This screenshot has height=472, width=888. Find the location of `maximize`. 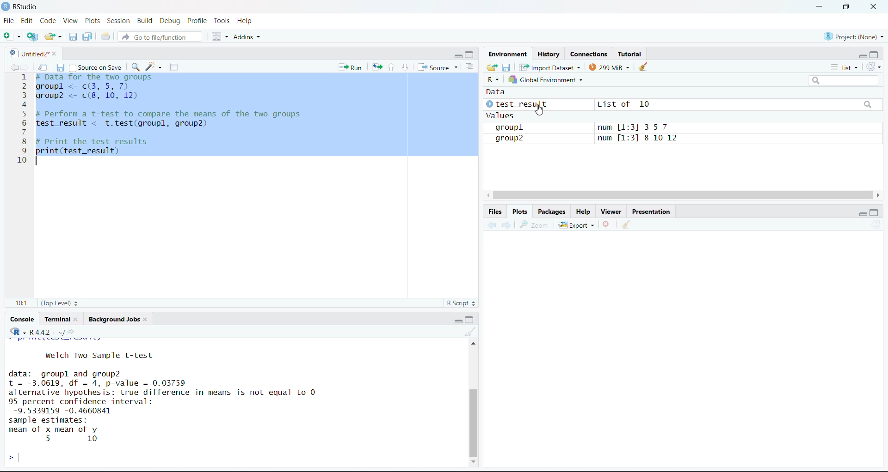

maximize is located at coordinates (874, 55).